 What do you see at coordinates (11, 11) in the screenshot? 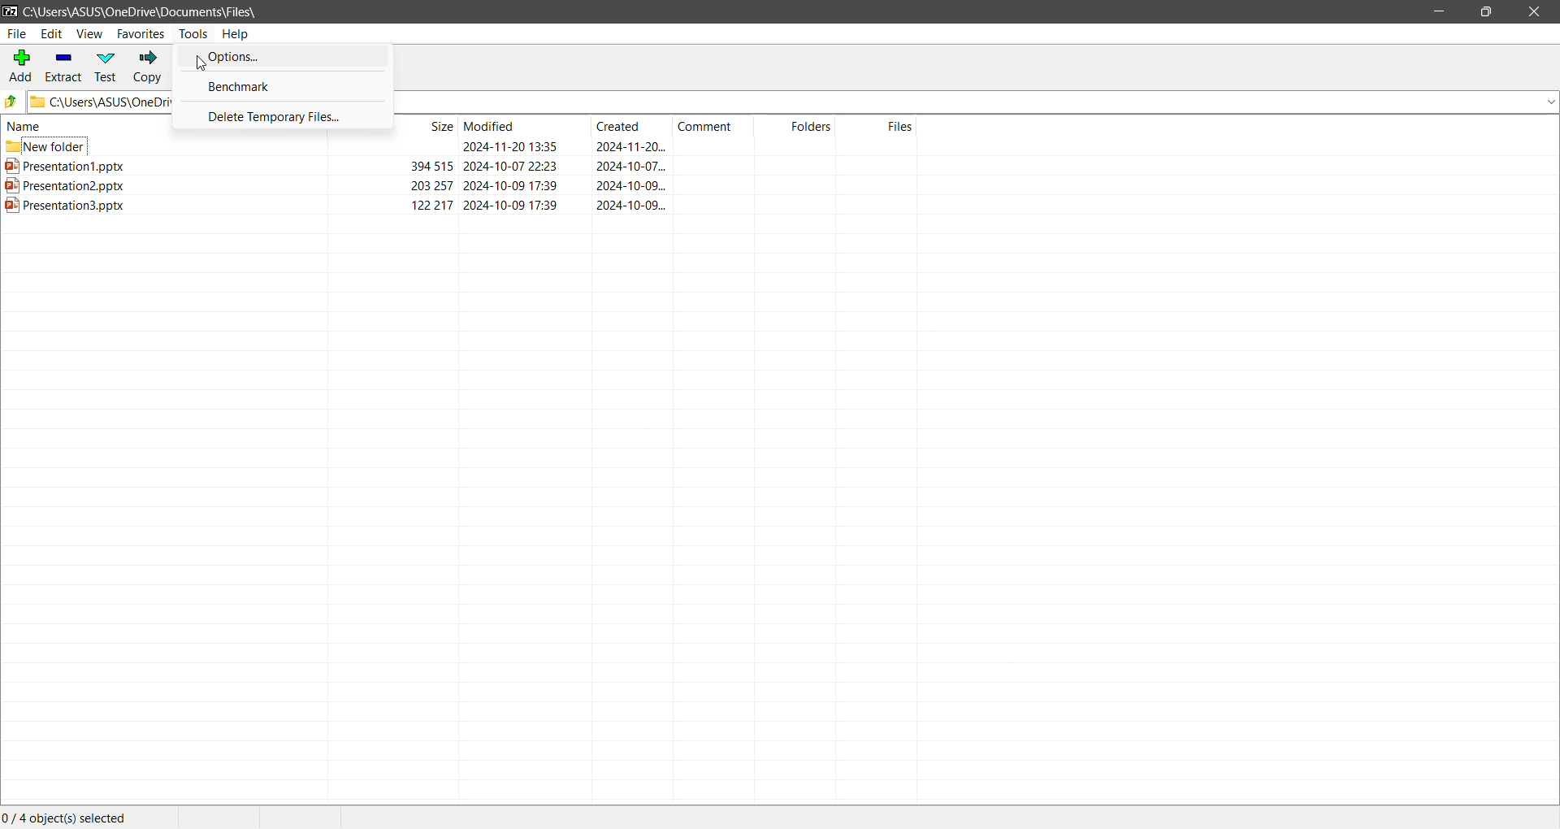
I see `Application Logo` at bounding box center [11, 11].